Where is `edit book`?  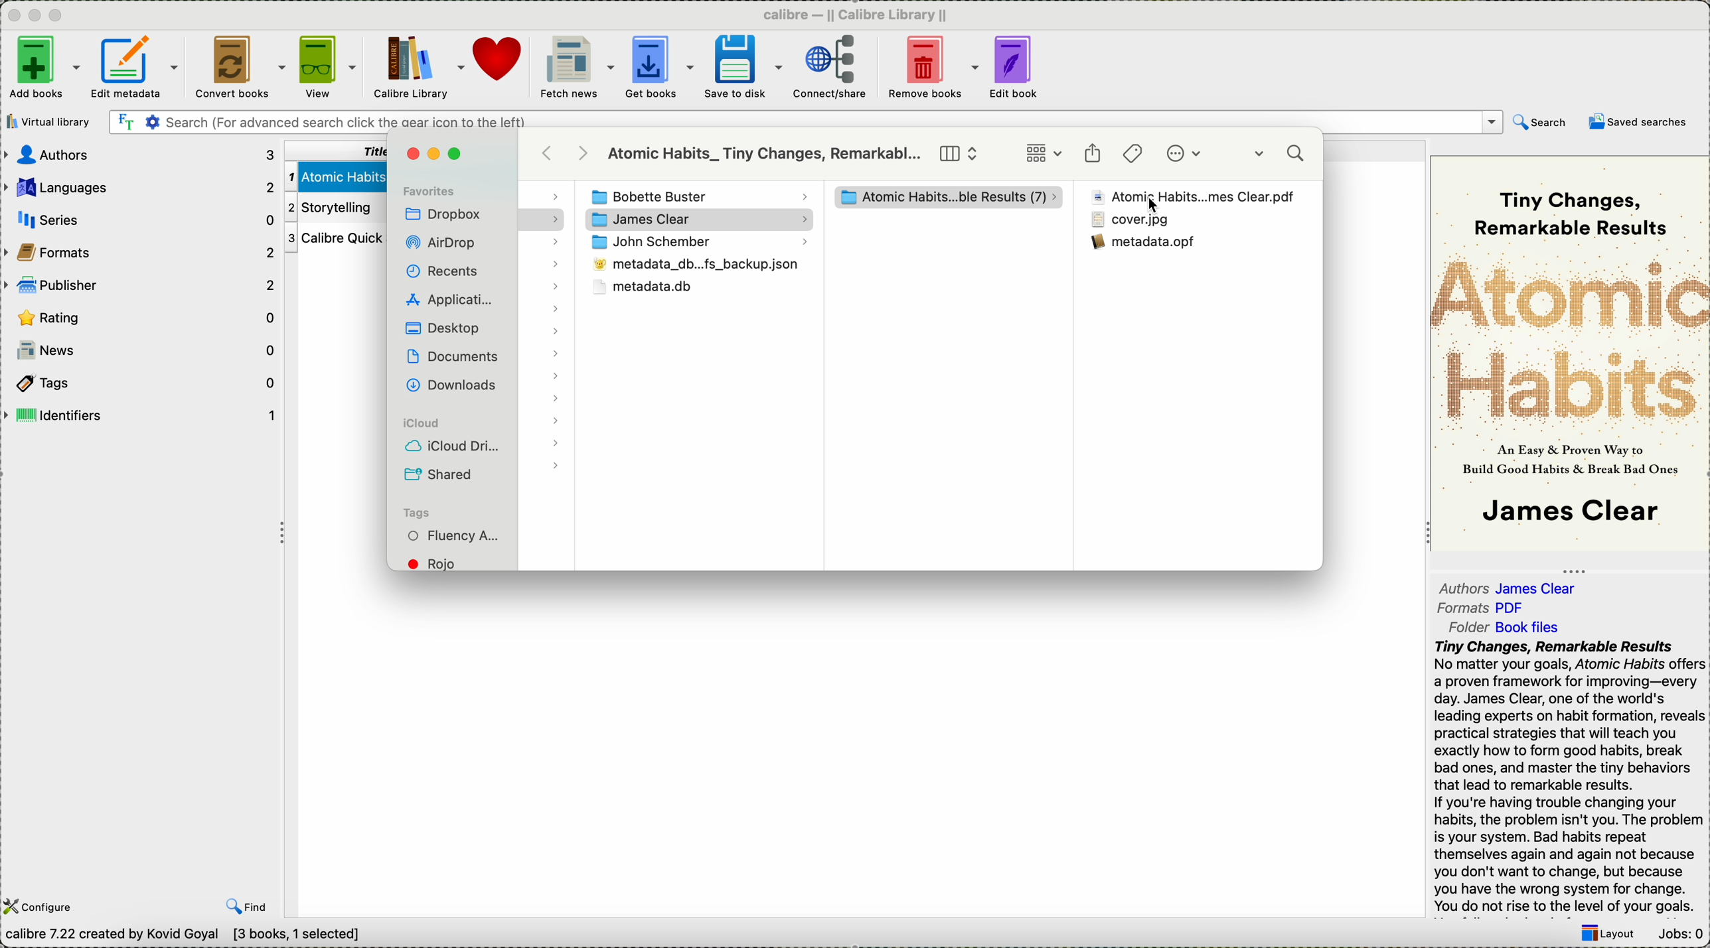 edit book is located at coordinates (1016, 69).